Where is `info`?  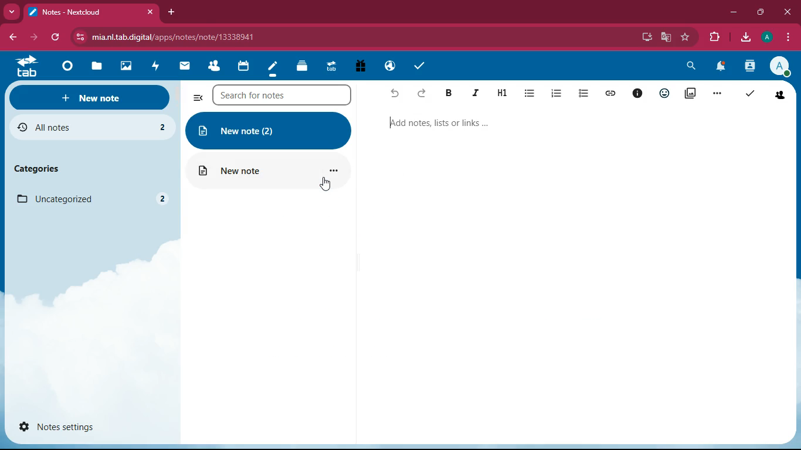 info is located at coordinates (639, 93).